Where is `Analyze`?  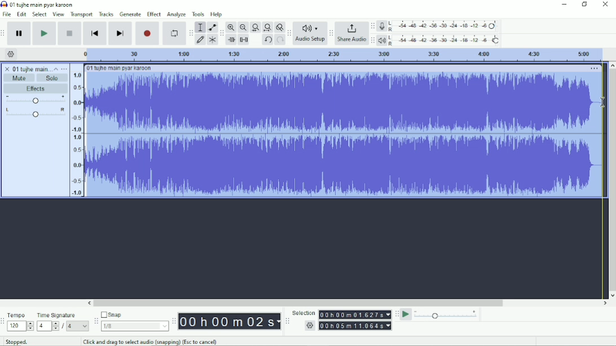
Analyze is located at coordinates (177, 14).